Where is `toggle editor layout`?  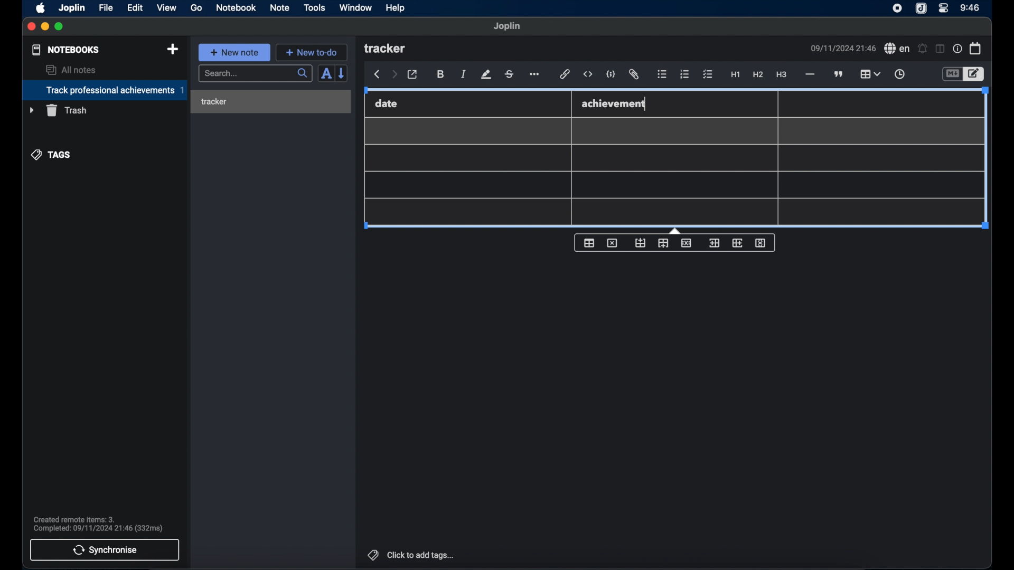 toggle editor layout is located at coordinates (939, 49).